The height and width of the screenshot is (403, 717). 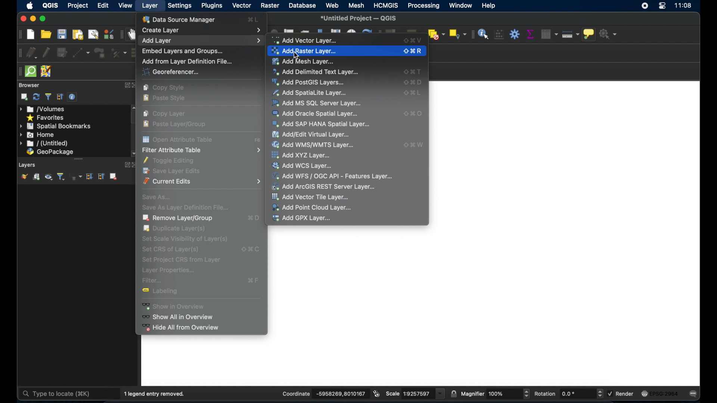 What do you see at coordinates (599, 394) in the screenshot?
I see `Increase or decrease` at bounding box center [599, 394].